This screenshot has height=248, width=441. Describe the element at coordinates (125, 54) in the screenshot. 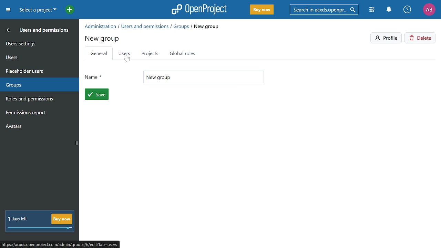

I see `Users` at that location.